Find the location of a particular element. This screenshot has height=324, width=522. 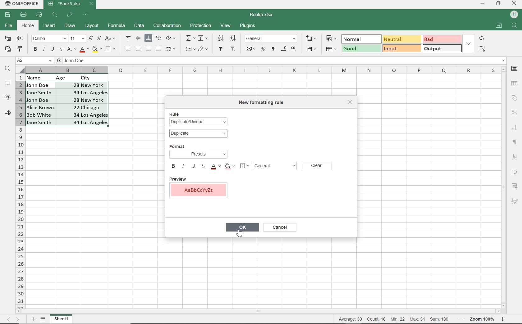

COMMENTS is located at coordinates (9, 83).